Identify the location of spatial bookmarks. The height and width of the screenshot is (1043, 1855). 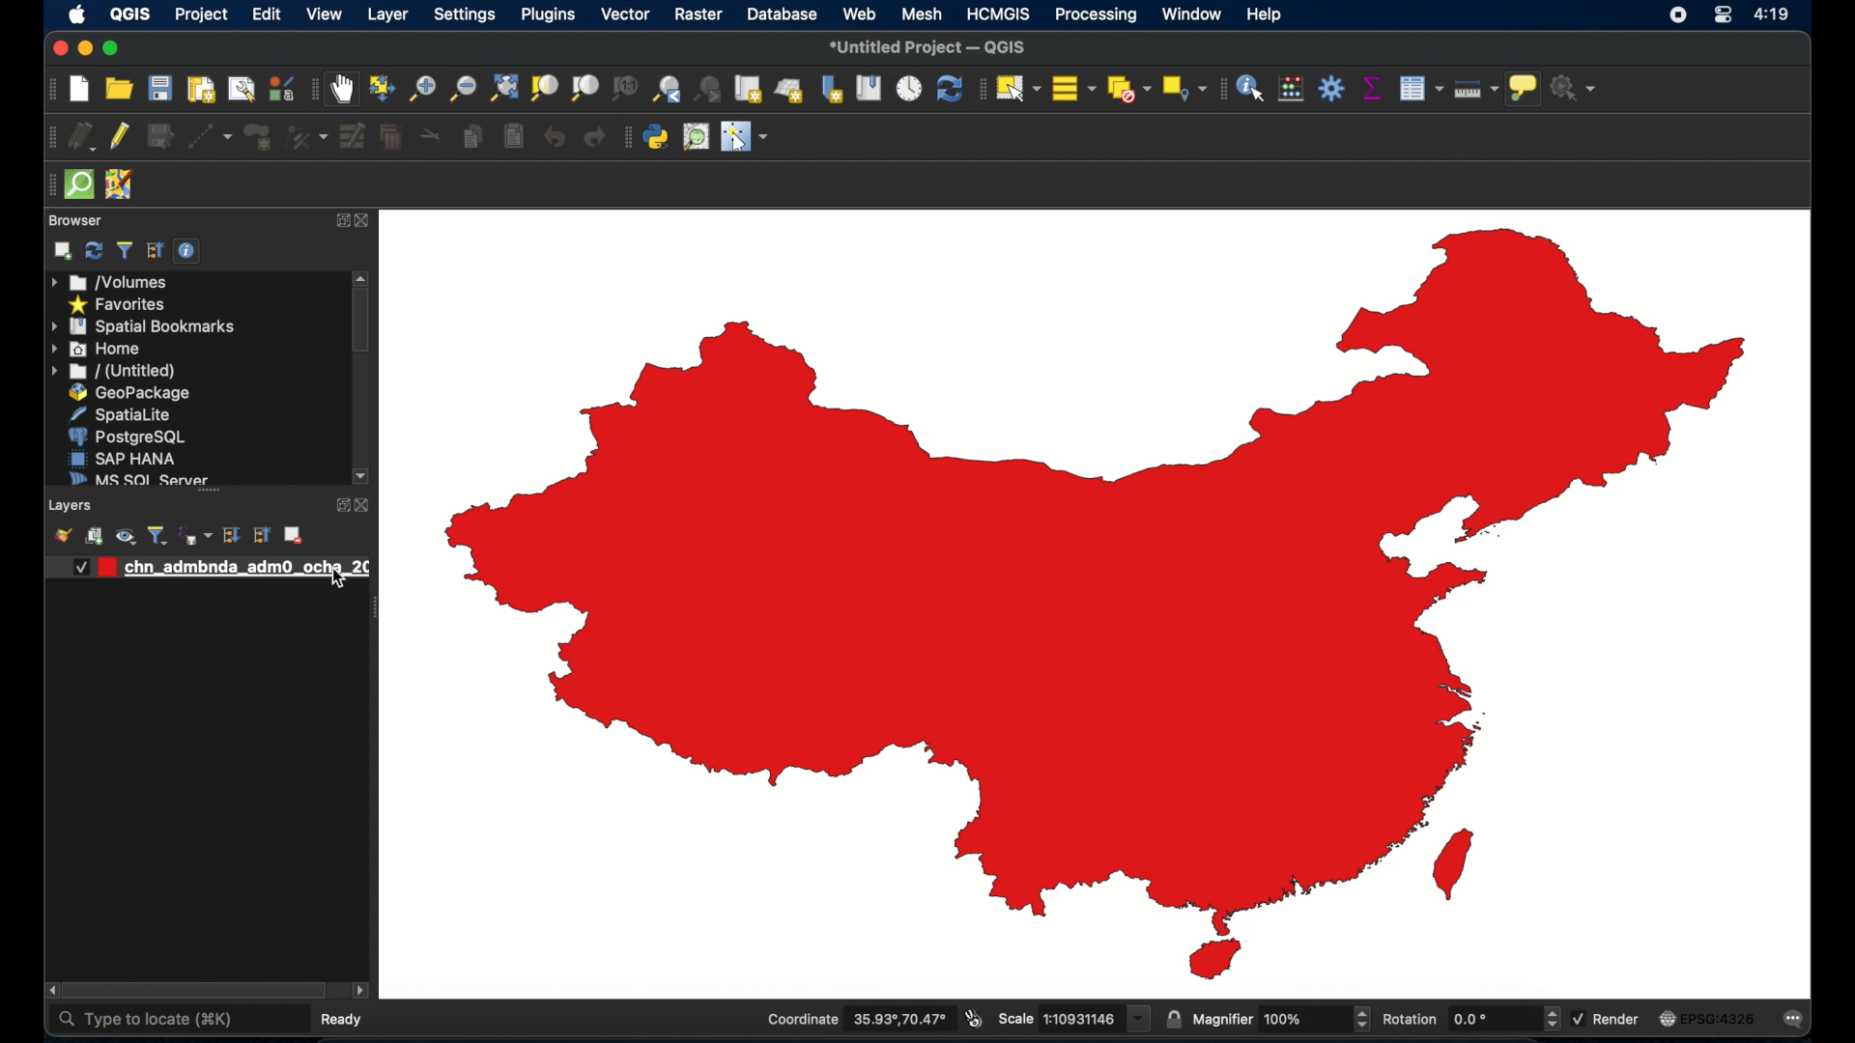
(144, 326).